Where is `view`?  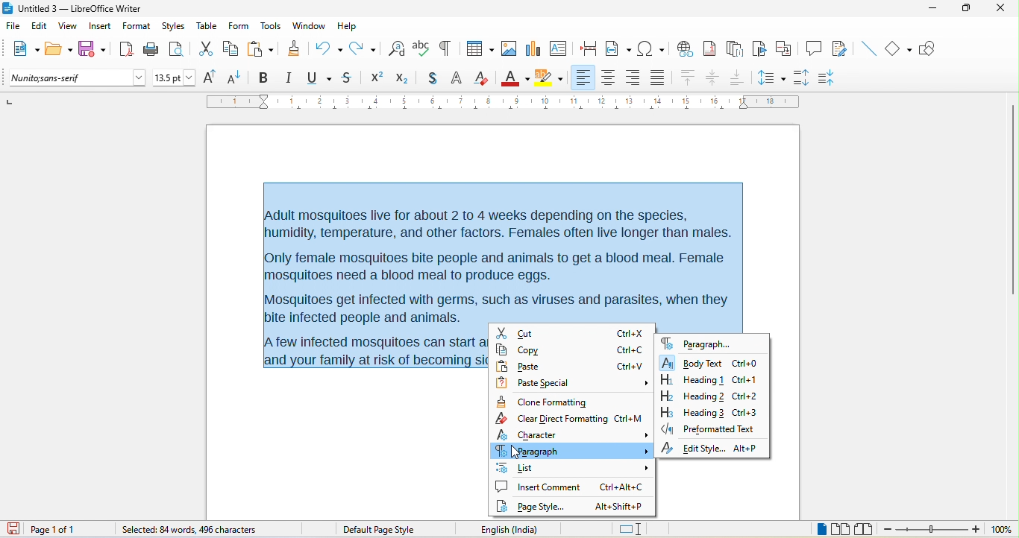
view is located at coordinates (68, 28).